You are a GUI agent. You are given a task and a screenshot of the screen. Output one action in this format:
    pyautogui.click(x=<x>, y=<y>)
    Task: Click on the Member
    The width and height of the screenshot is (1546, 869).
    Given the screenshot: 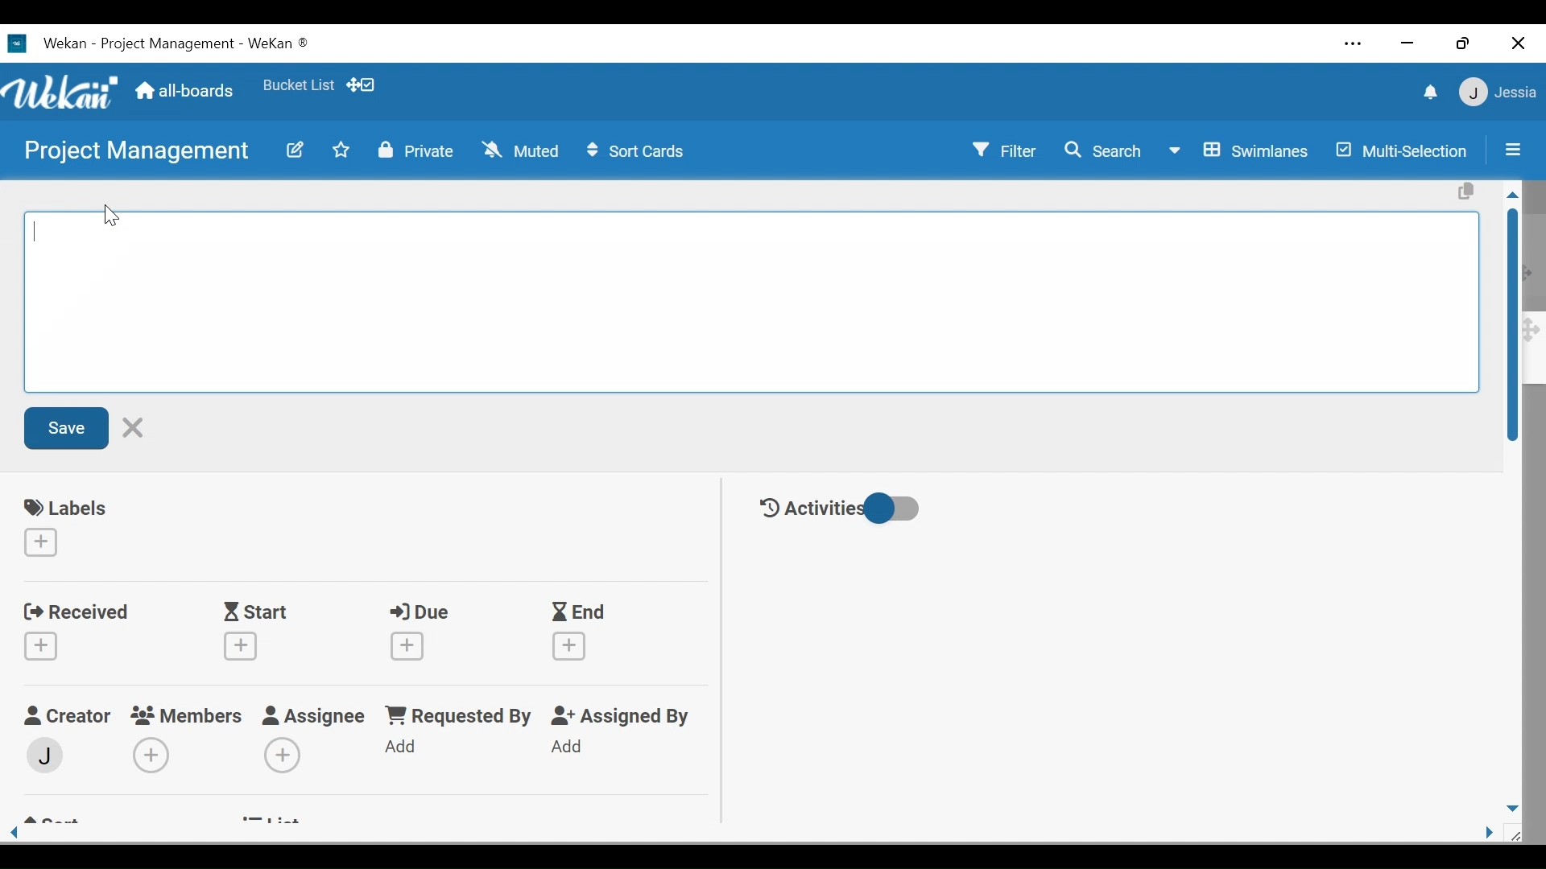 What is the action you would take?
    pyautogui.click(x=47, y=755)
    